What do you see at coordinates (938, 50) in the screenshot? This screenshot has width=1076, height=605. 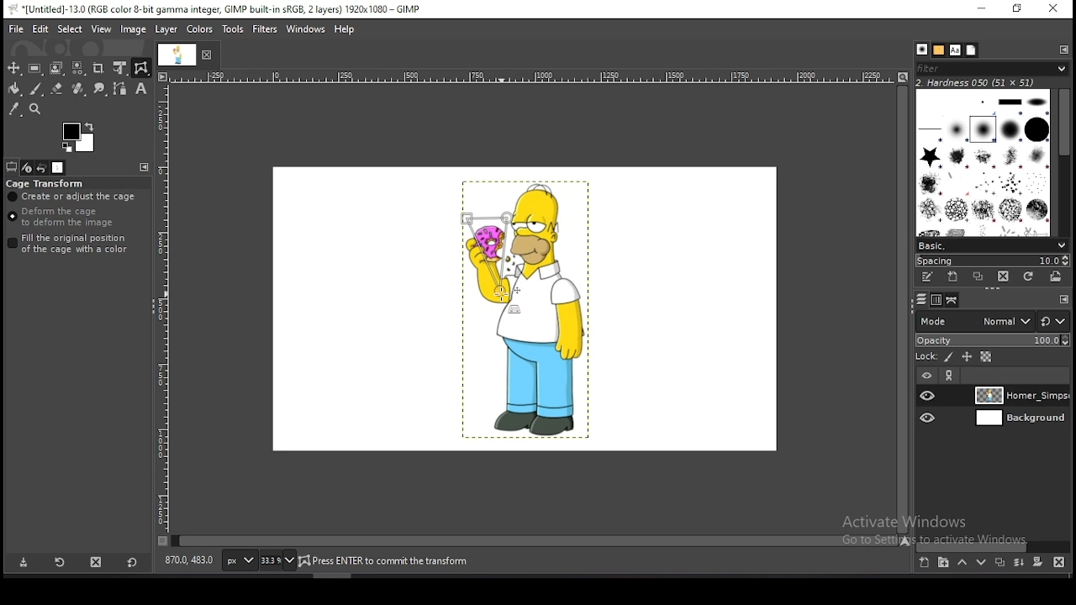 I see `patterns` at bounding box center [938, 50].